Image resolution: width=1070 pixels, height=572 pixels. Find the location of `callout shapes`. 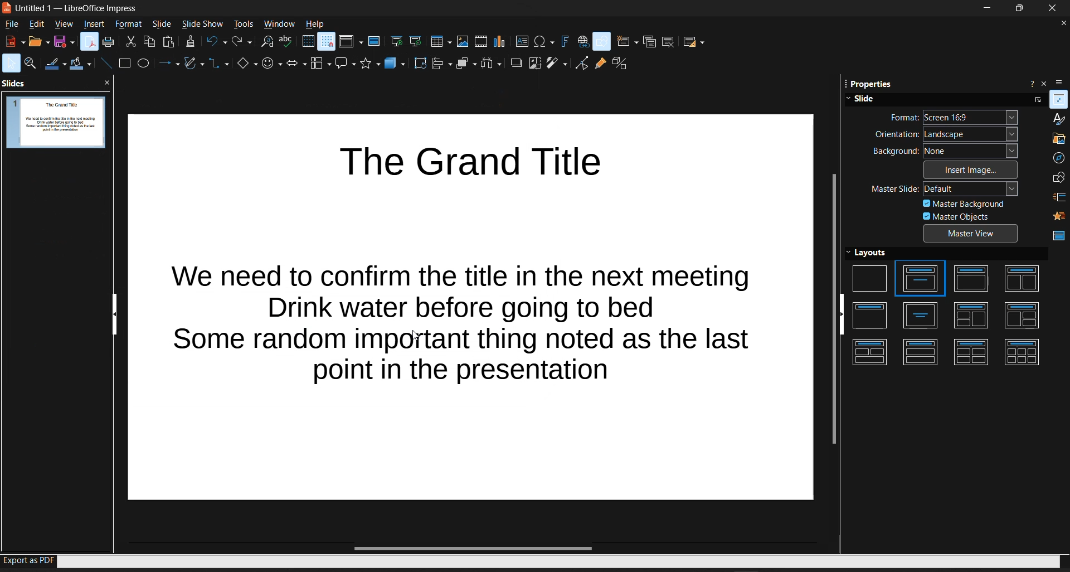

callout shapes is located at coordinates (345, 64).